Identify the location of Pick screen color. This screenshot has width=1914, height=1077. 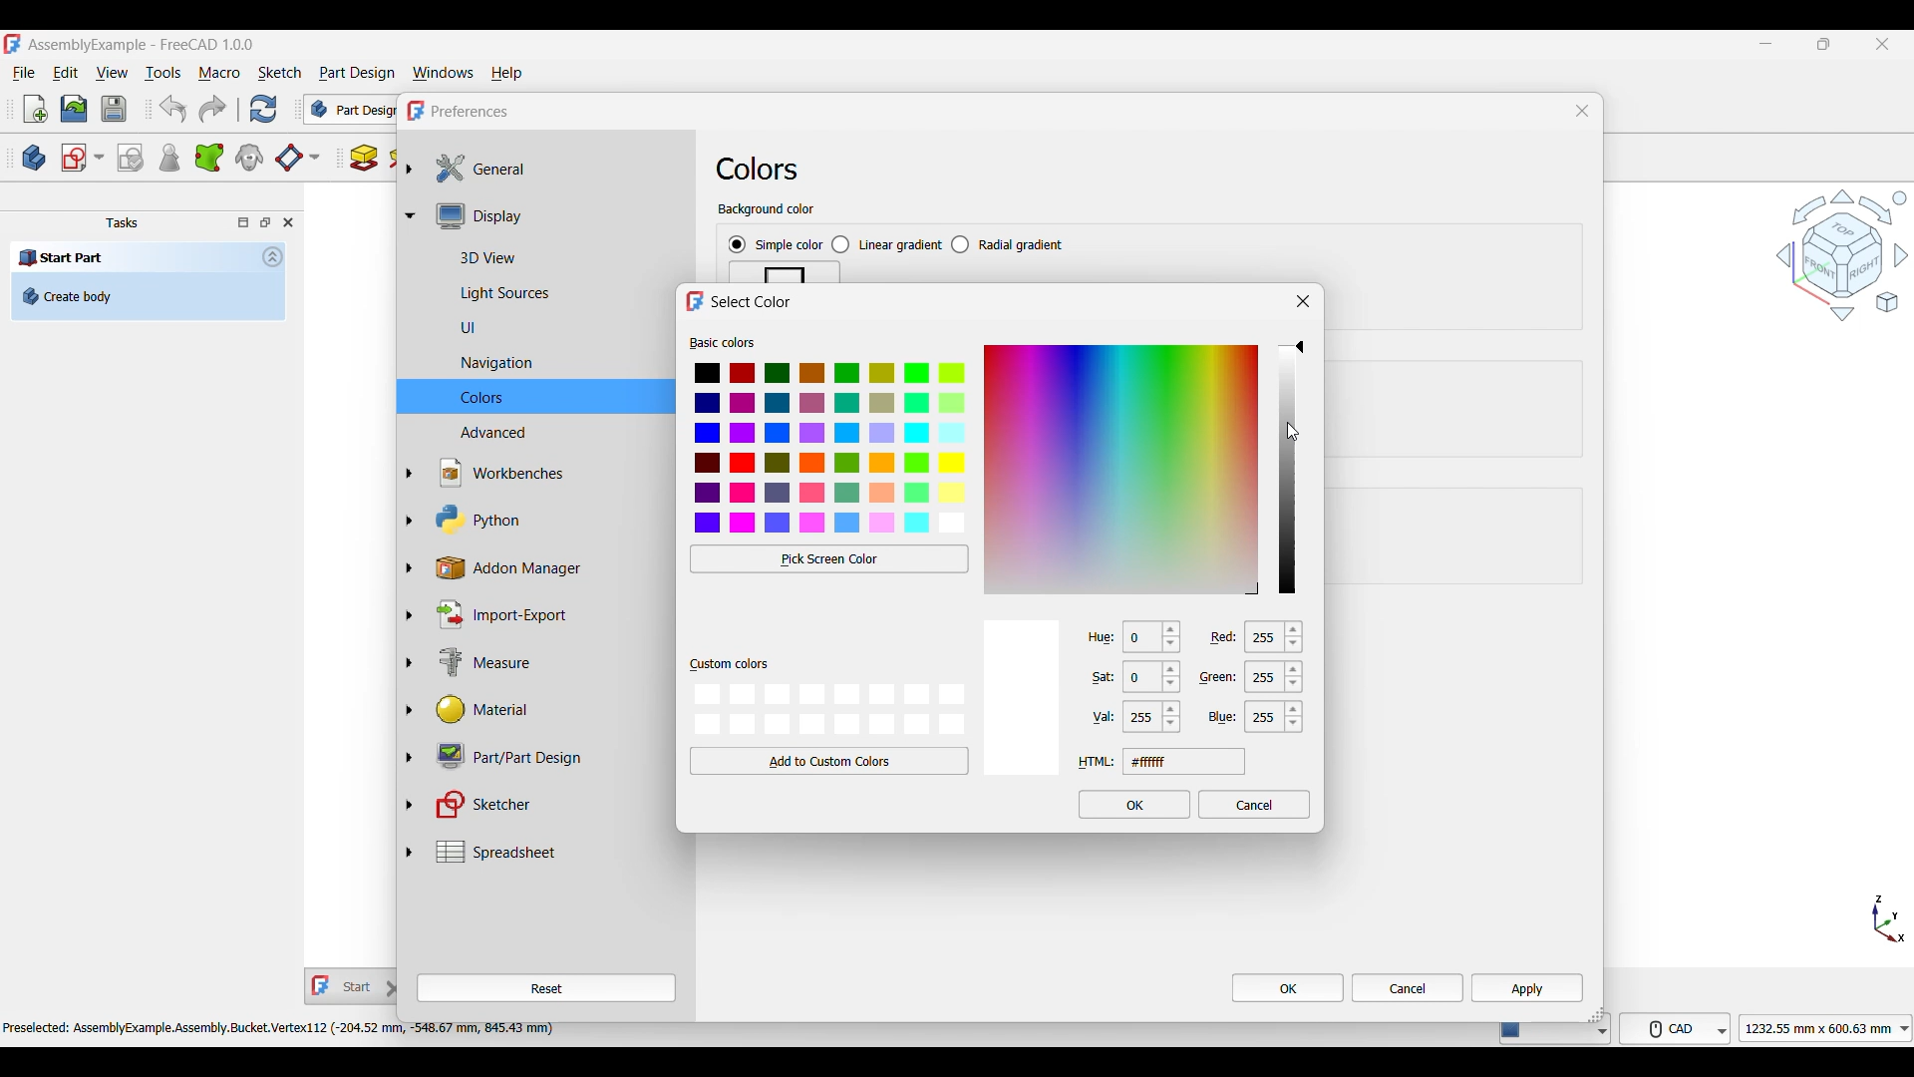
(830, 558).